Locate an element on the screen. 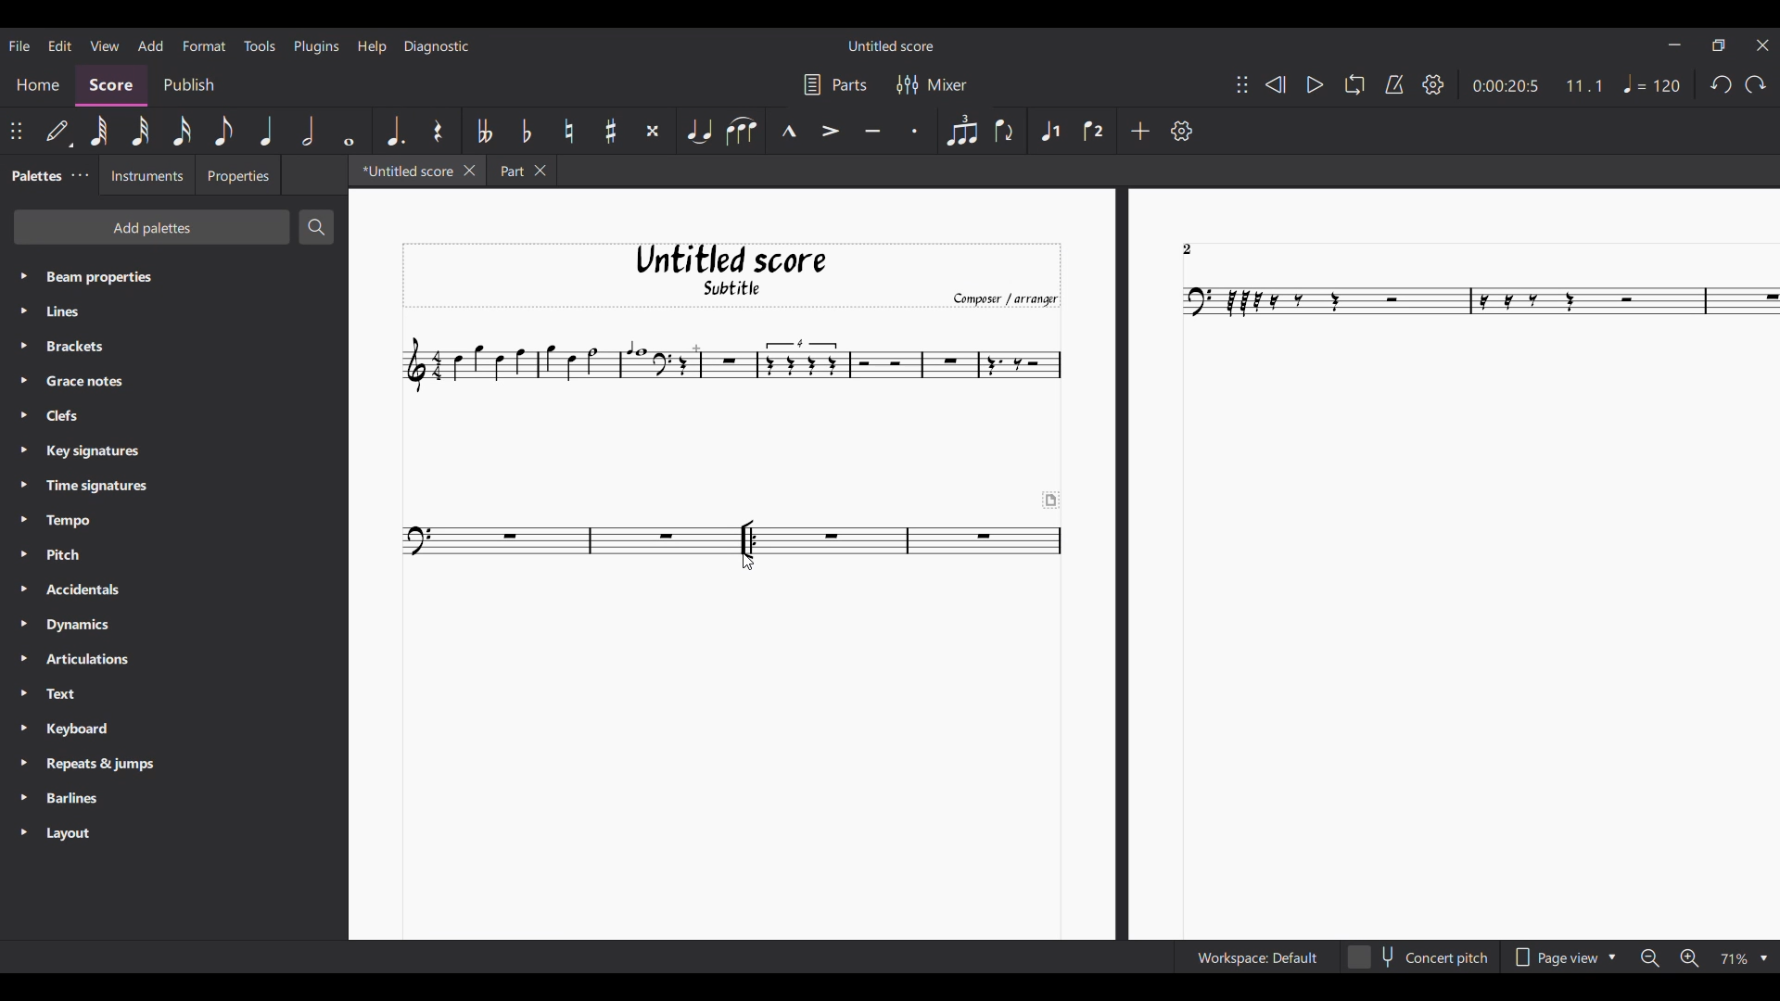 The image size is (1780, 1001). Tie is located at coordinates (698, 130).